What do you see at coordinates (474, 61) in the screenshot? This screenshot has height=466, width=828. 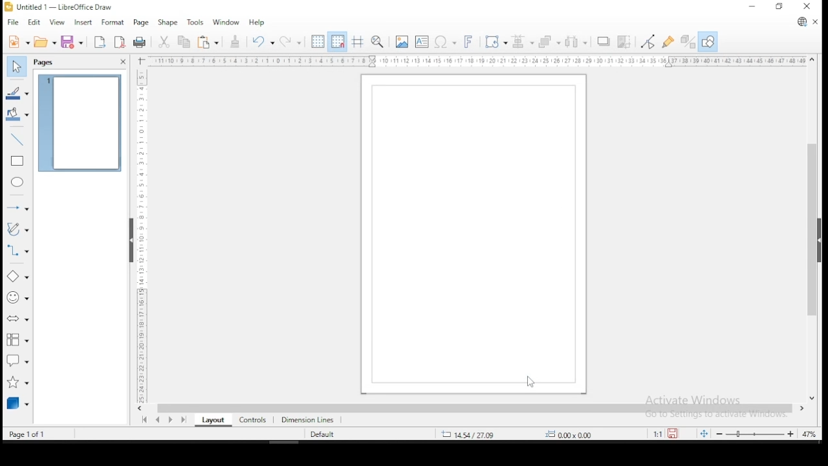 I see `scale` at bounding box center [474, 61].